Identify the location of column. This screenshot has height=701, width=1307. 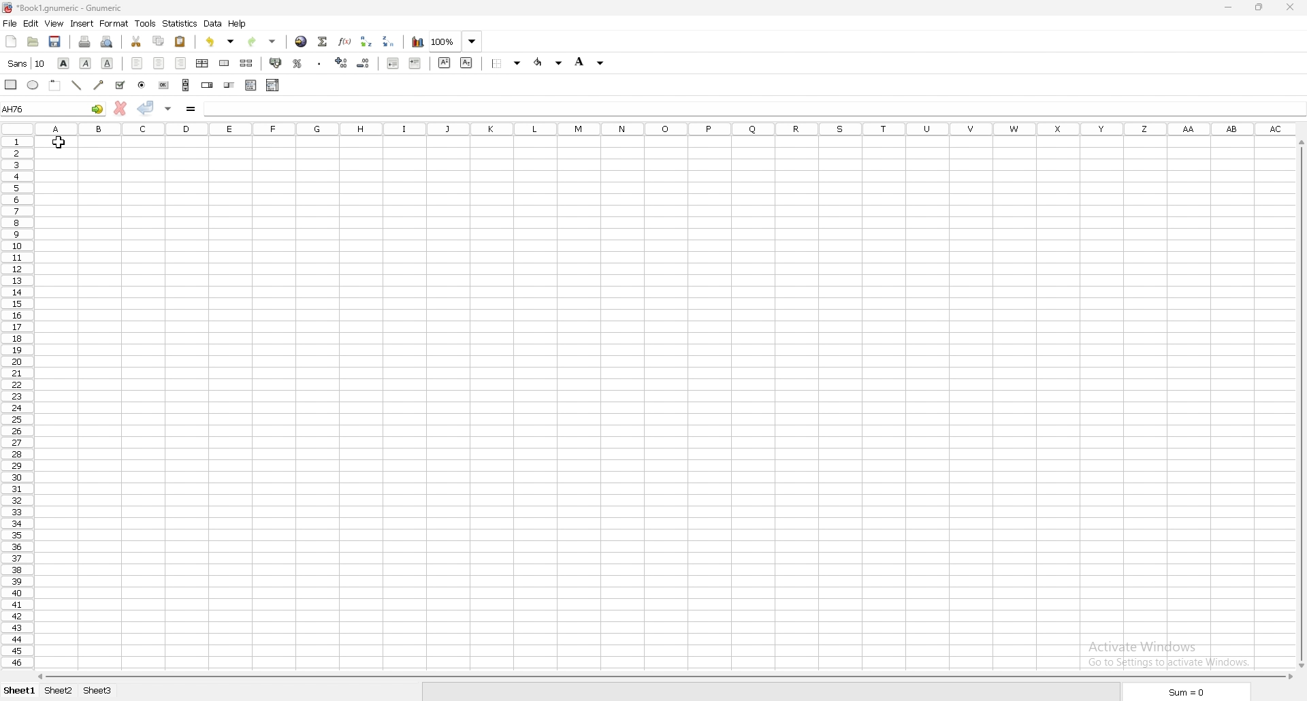
(667, 128).